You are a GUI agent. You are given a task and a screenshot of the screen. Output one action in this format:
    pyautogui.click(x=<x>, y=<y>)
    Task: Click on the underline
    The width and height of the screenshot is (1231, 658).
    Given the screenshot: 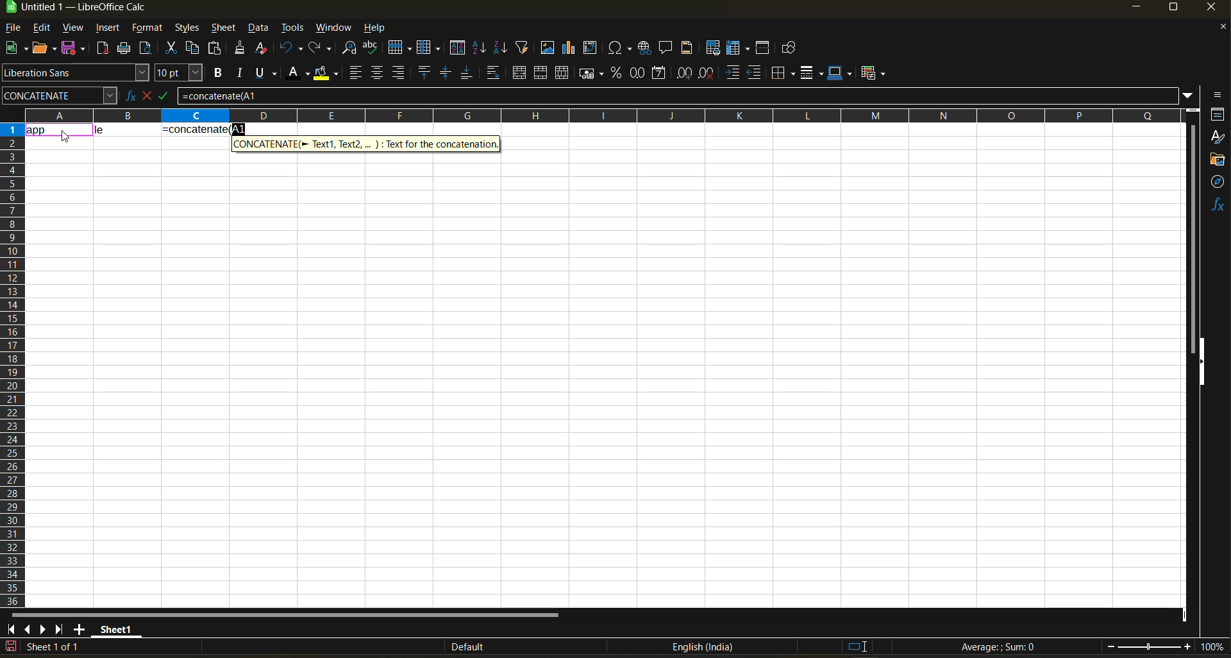 What is the action you would take?
    pyautogui.click(x=269, y=72)
    